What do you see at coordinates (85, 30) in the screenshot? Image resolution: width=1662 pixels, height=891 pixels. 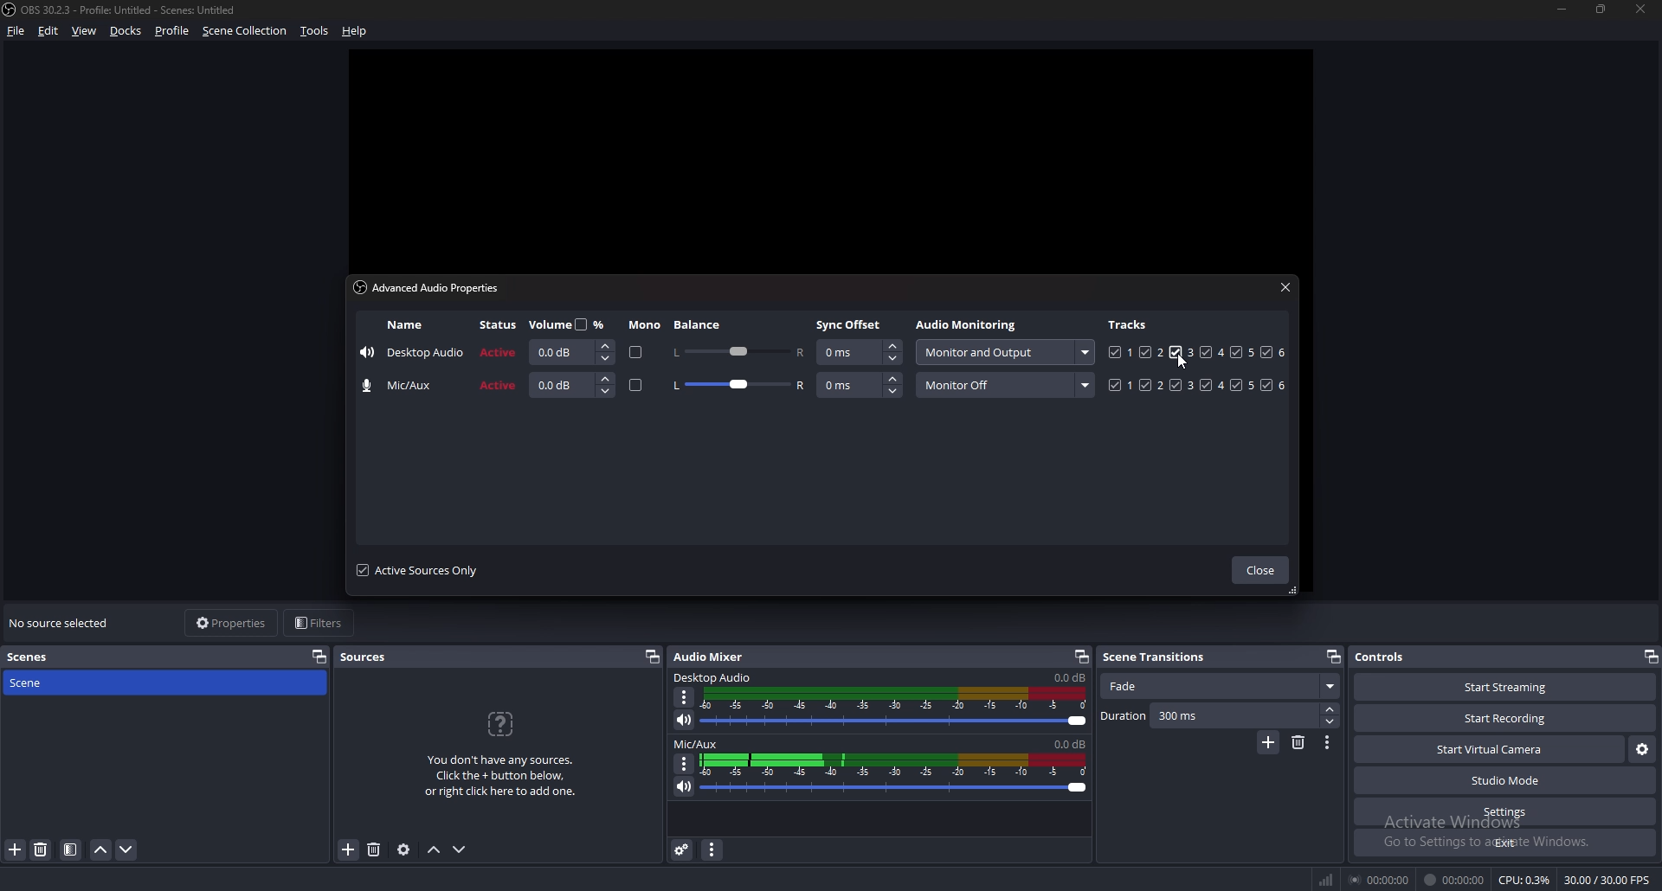 I see `view` at bounding box center [85, 30].